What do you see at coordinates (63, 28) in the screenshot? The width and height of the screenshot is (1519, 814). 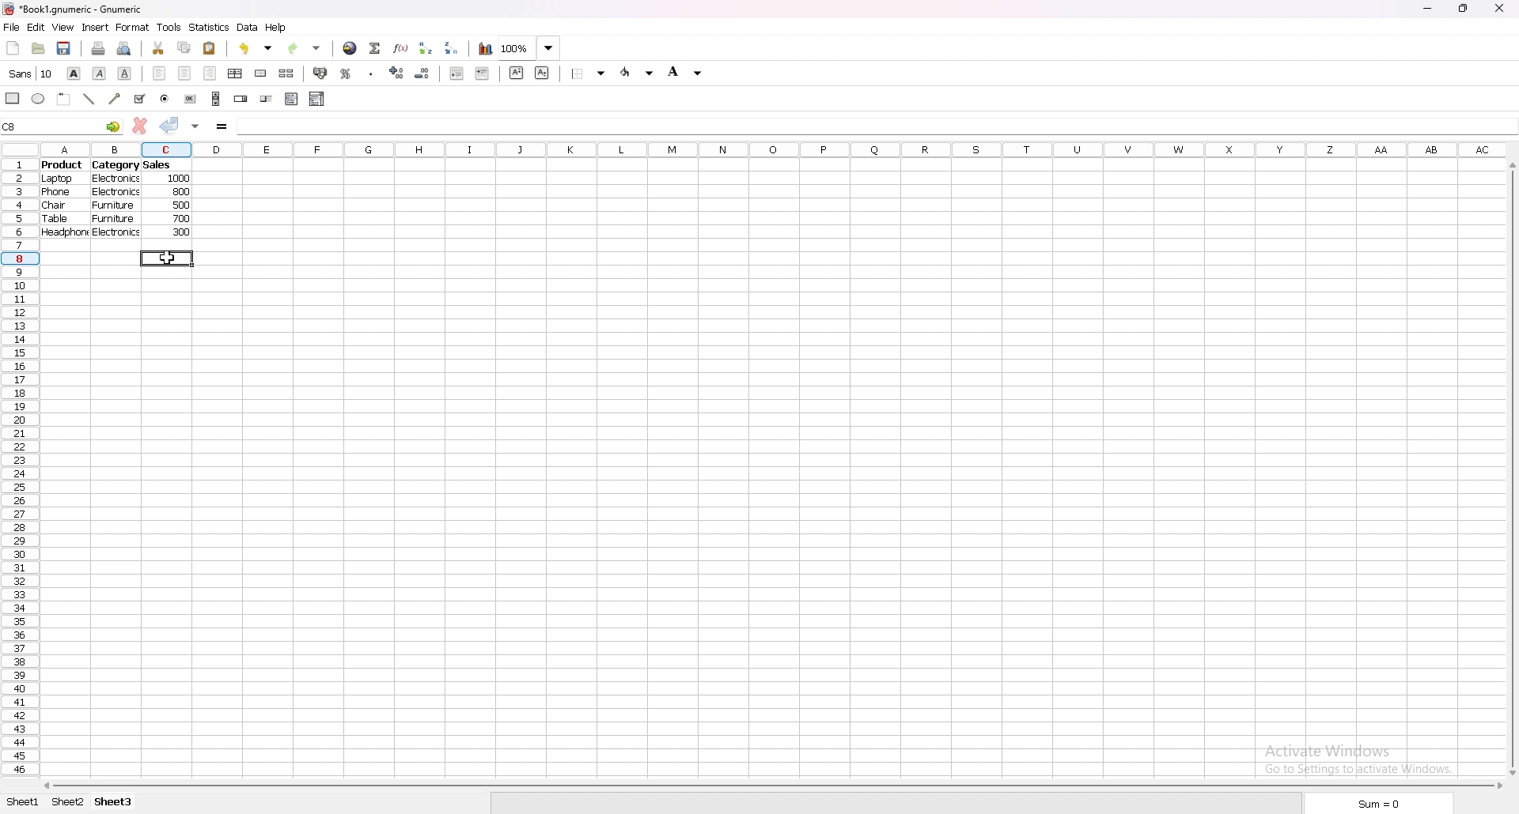 I see `view` at bounding box center [63, 28].